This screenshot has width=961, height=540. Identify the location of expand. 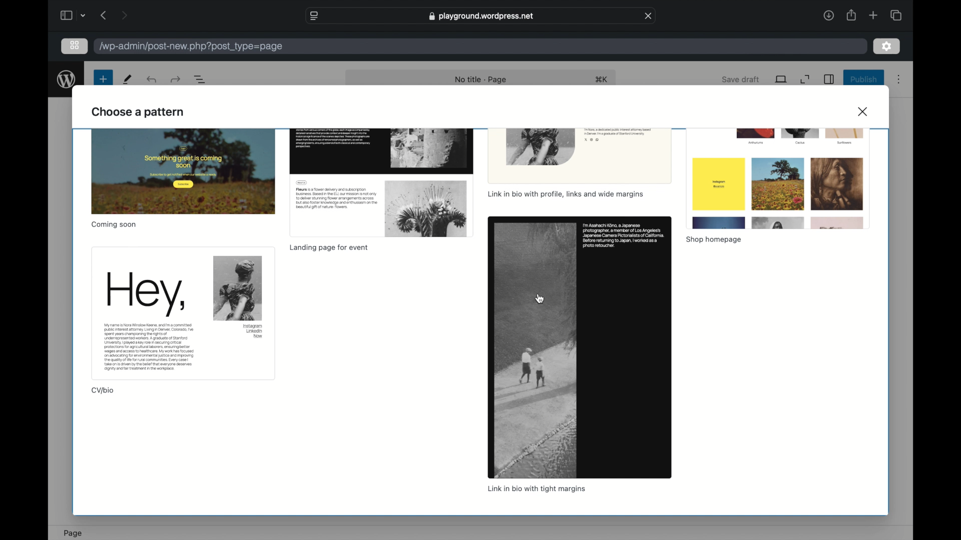
(805, 79).